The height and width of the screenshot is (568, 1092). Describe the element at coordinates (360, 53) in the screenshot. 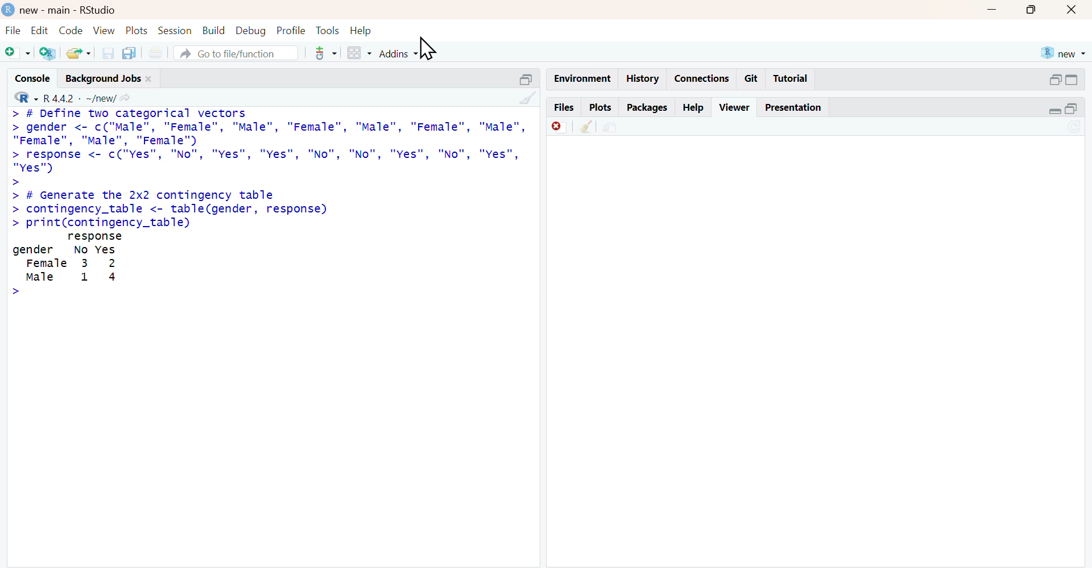

I see `grid` at that location.